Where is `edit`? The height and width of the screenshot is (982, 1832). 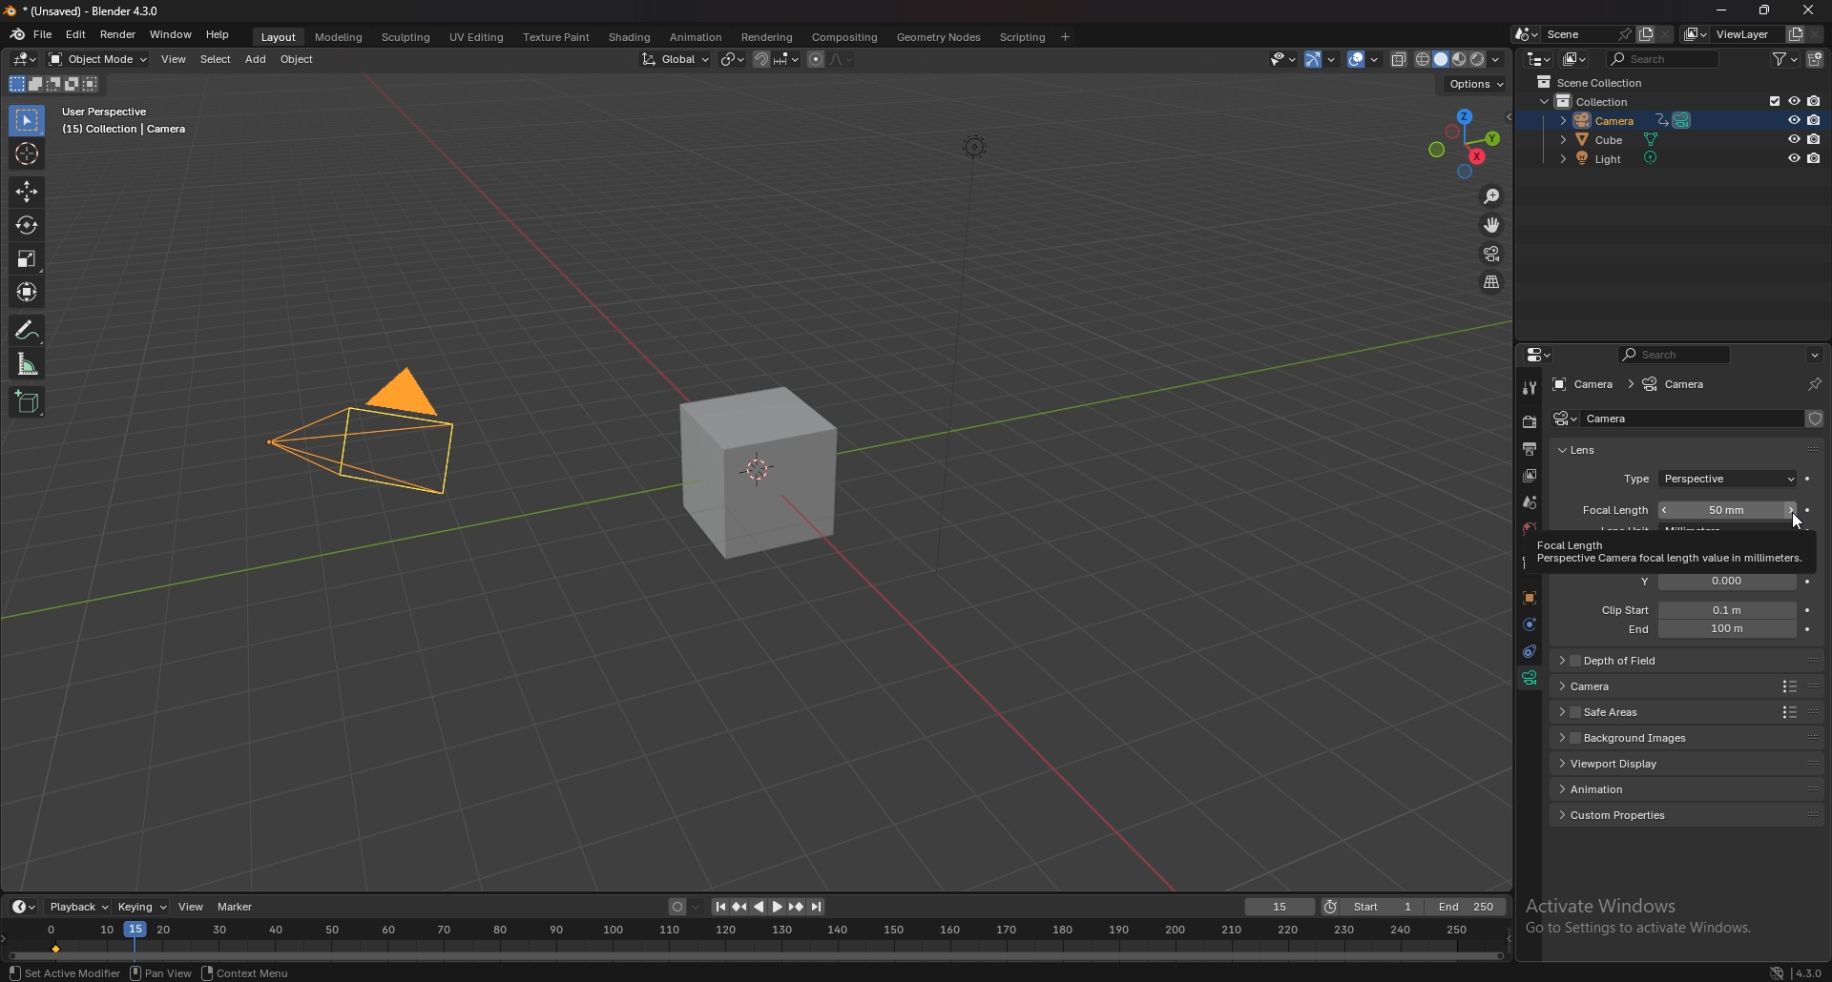
edit is located at coordinates (77, 33).